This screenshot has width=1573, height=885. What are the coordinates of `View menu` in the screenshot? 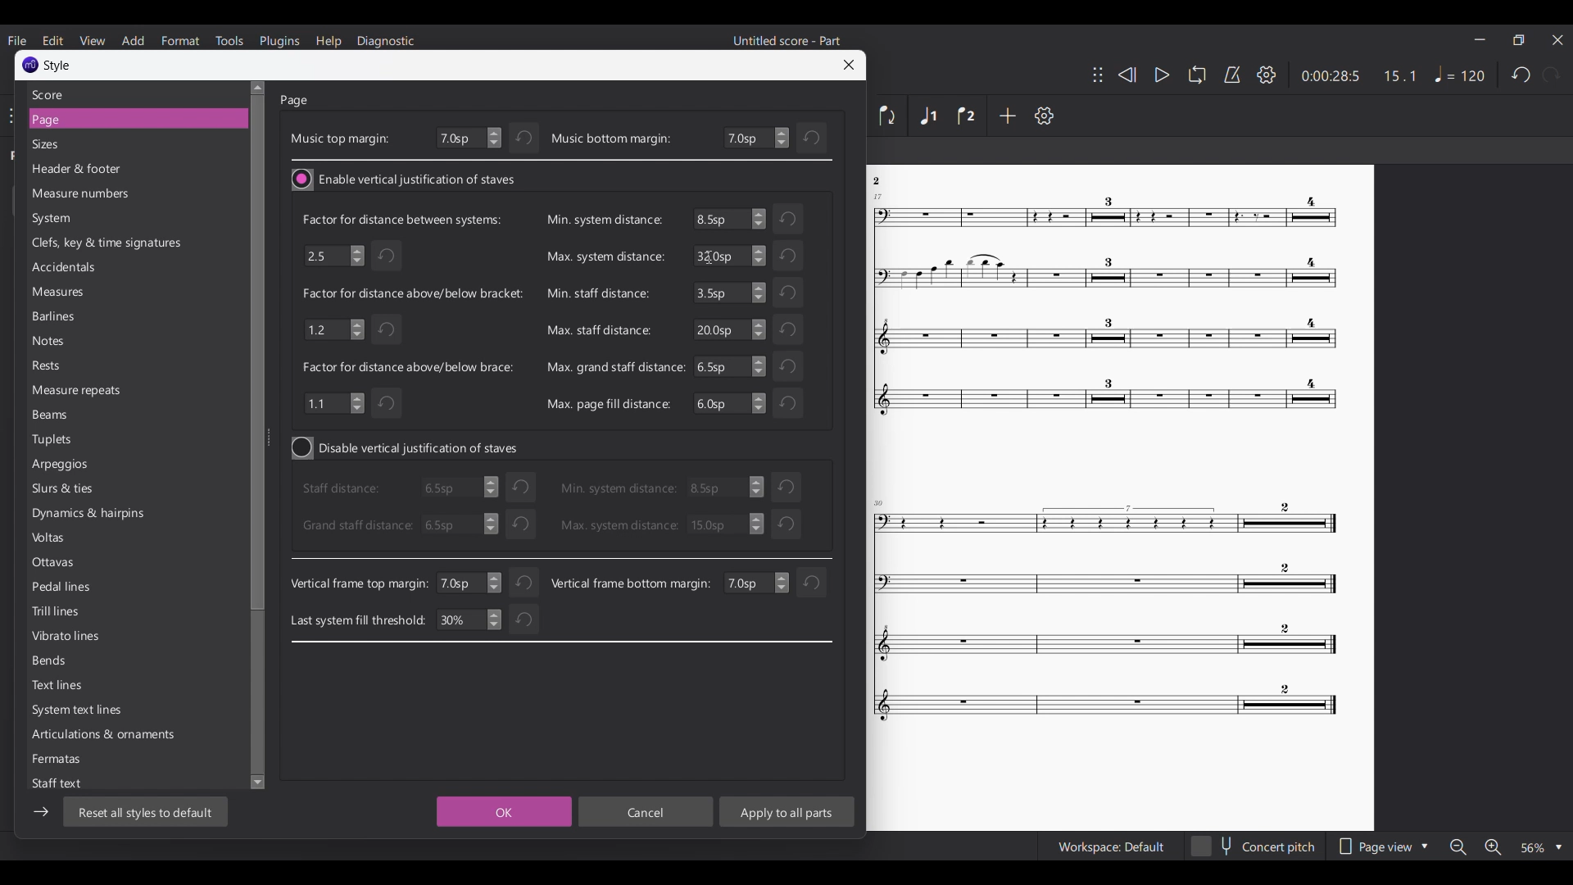 It's located at (92, 40).